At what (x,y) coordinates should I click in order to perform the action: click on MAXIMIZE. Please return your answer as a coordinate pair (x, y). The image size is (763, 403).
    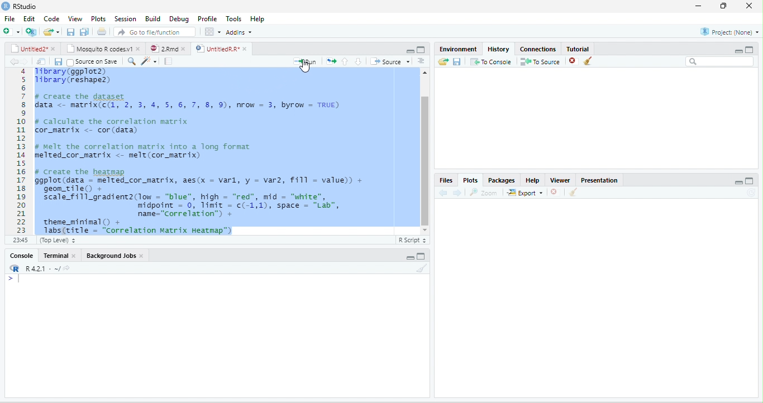
    Looking at the image, I should click on (754, 182).